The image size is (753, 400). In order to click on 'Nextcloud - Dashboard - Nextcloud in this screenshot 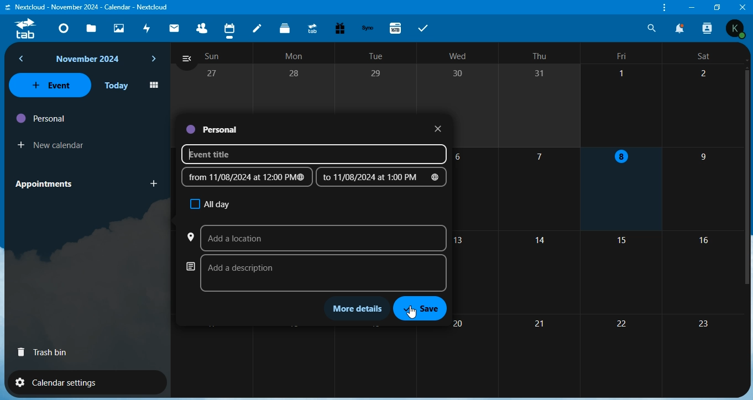, I will do `click(87, 6)`.